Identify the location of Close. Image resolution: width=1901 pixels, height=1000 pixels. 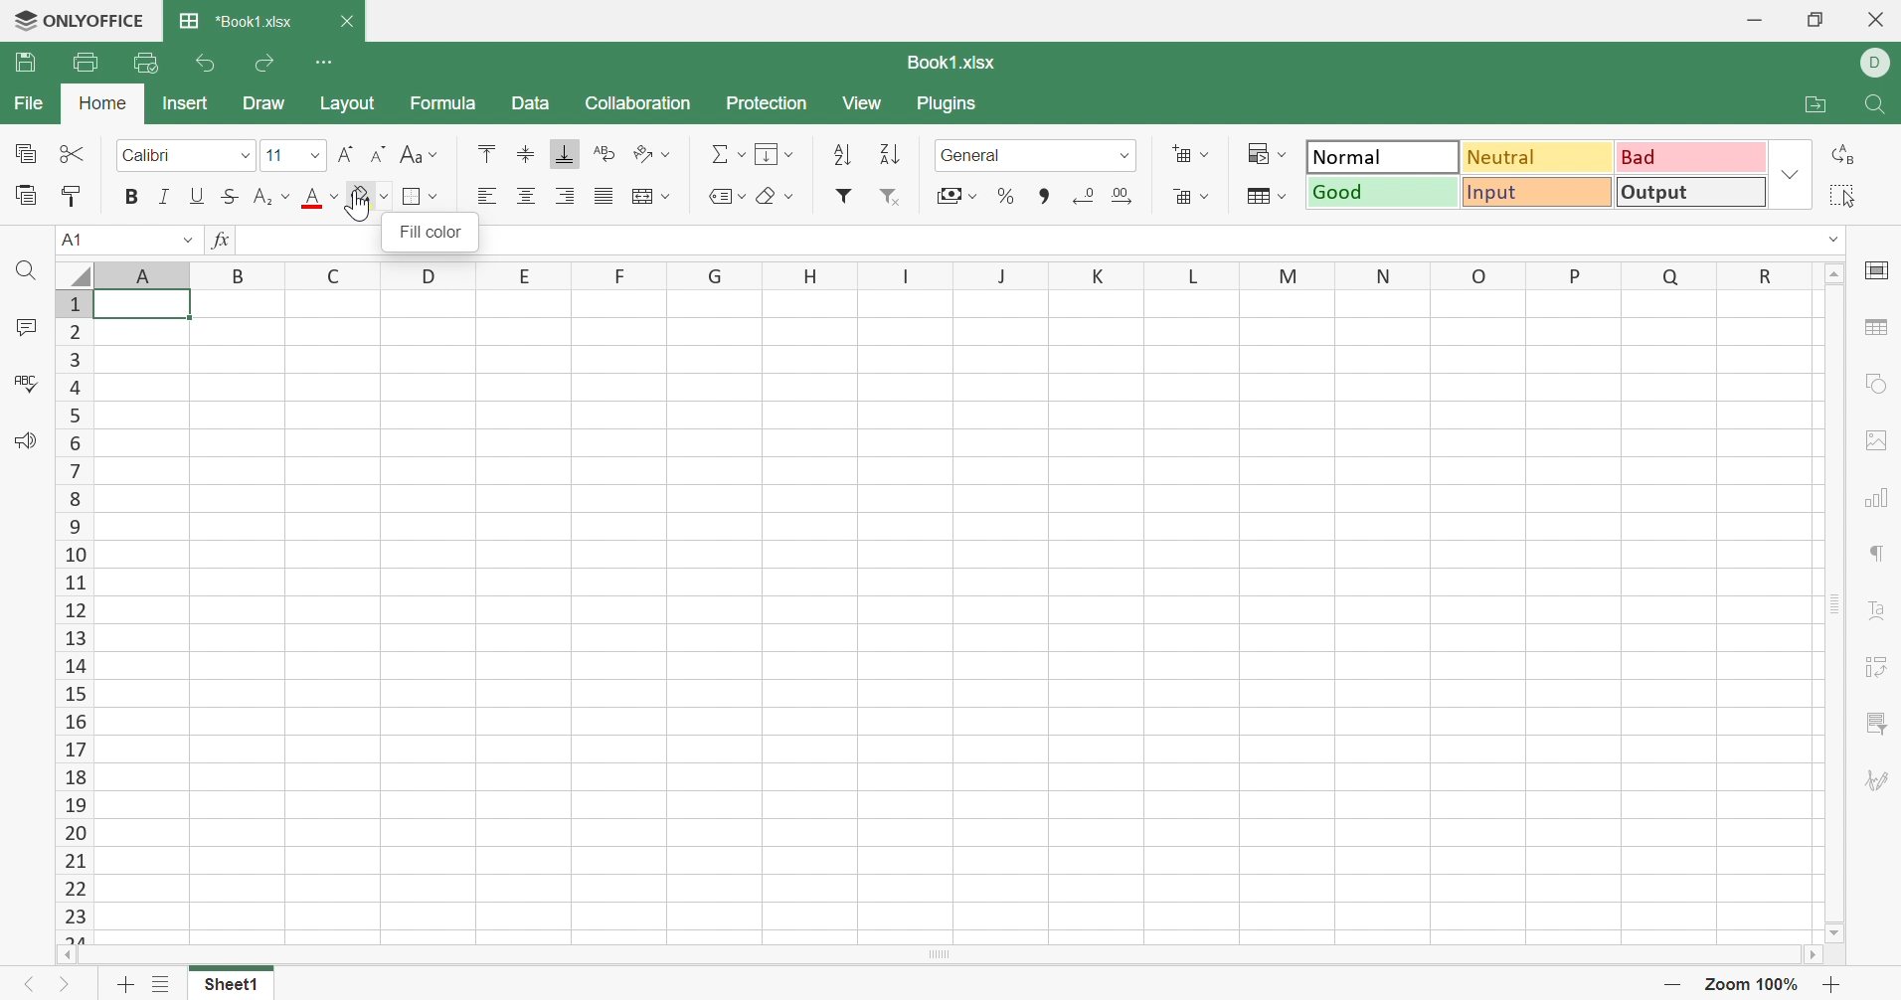
(346, 19).